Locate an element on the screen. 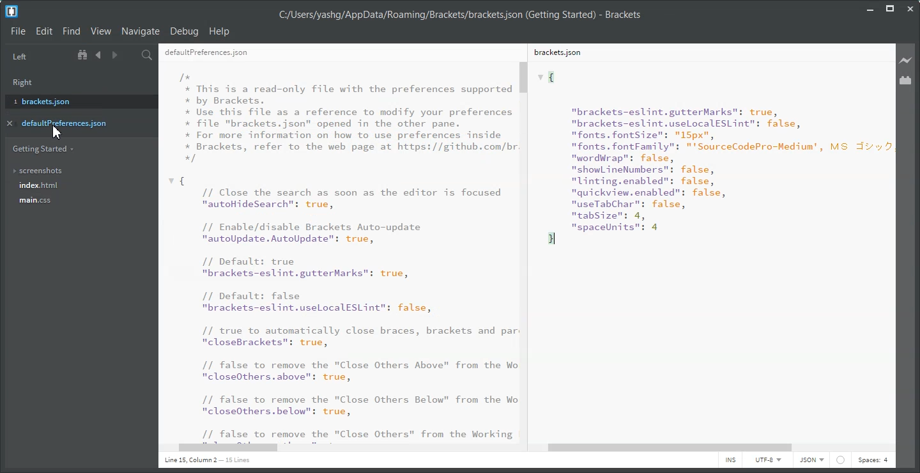  Left Panel is located at coordinates (19, 57).